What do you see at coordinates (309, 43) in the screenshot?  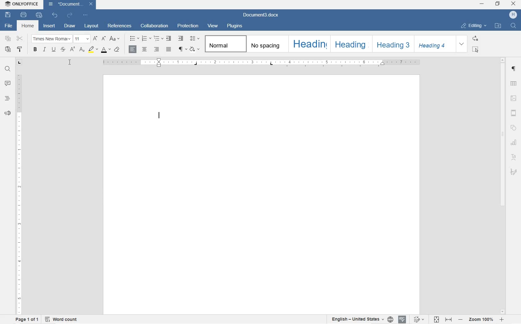 I see `HEADING 1` at bounding box center [309, 43].